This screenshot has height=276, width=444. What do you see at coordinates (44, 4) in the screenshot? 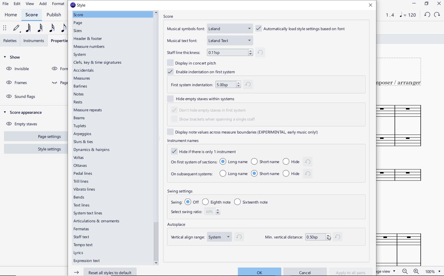
I see `ADD` at bounding box center [44, 4].